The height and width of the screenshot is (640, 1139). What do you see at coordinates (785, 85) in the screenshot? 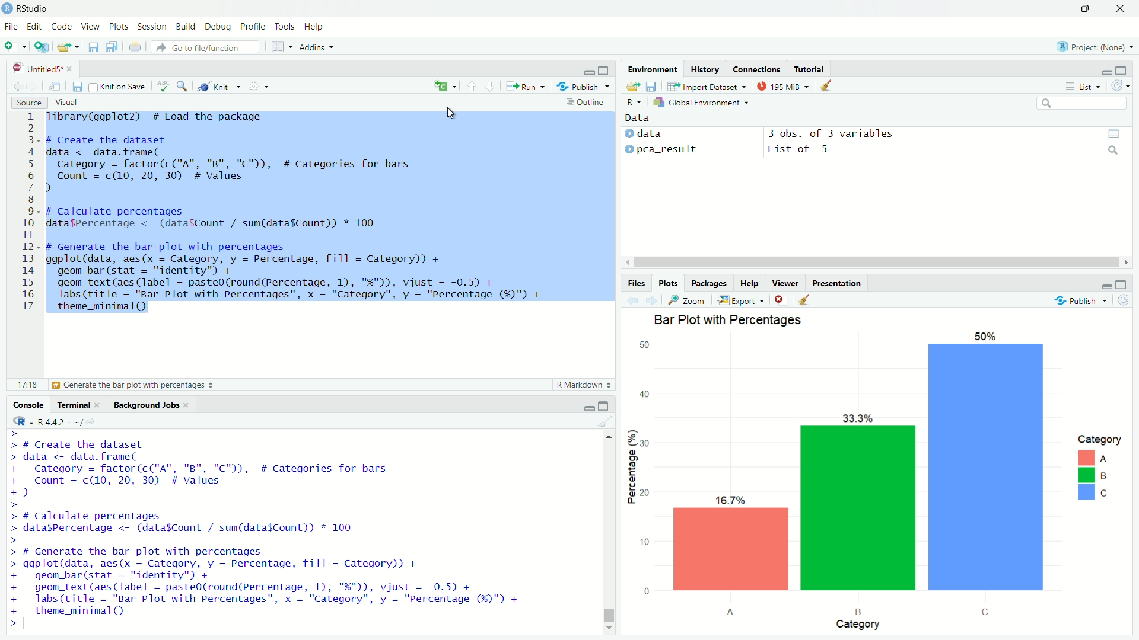
I see `memory usage: 191MB` at bounding box center [785, 85].